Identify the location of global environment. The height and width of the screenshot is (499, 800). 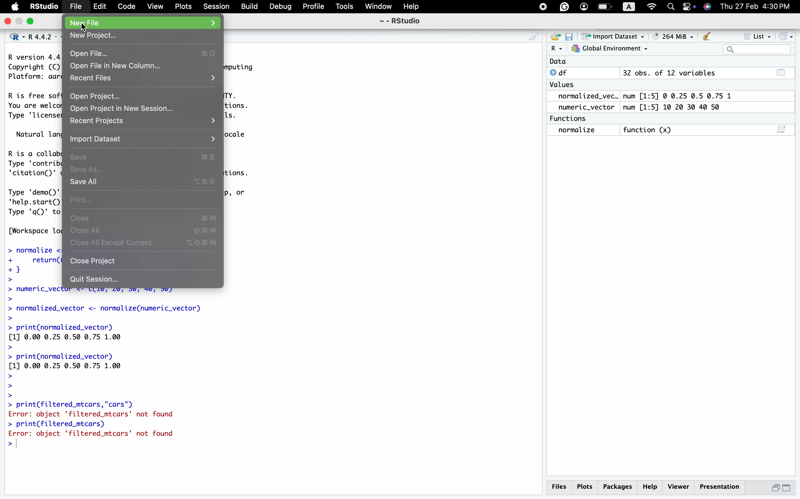
(611, 50).